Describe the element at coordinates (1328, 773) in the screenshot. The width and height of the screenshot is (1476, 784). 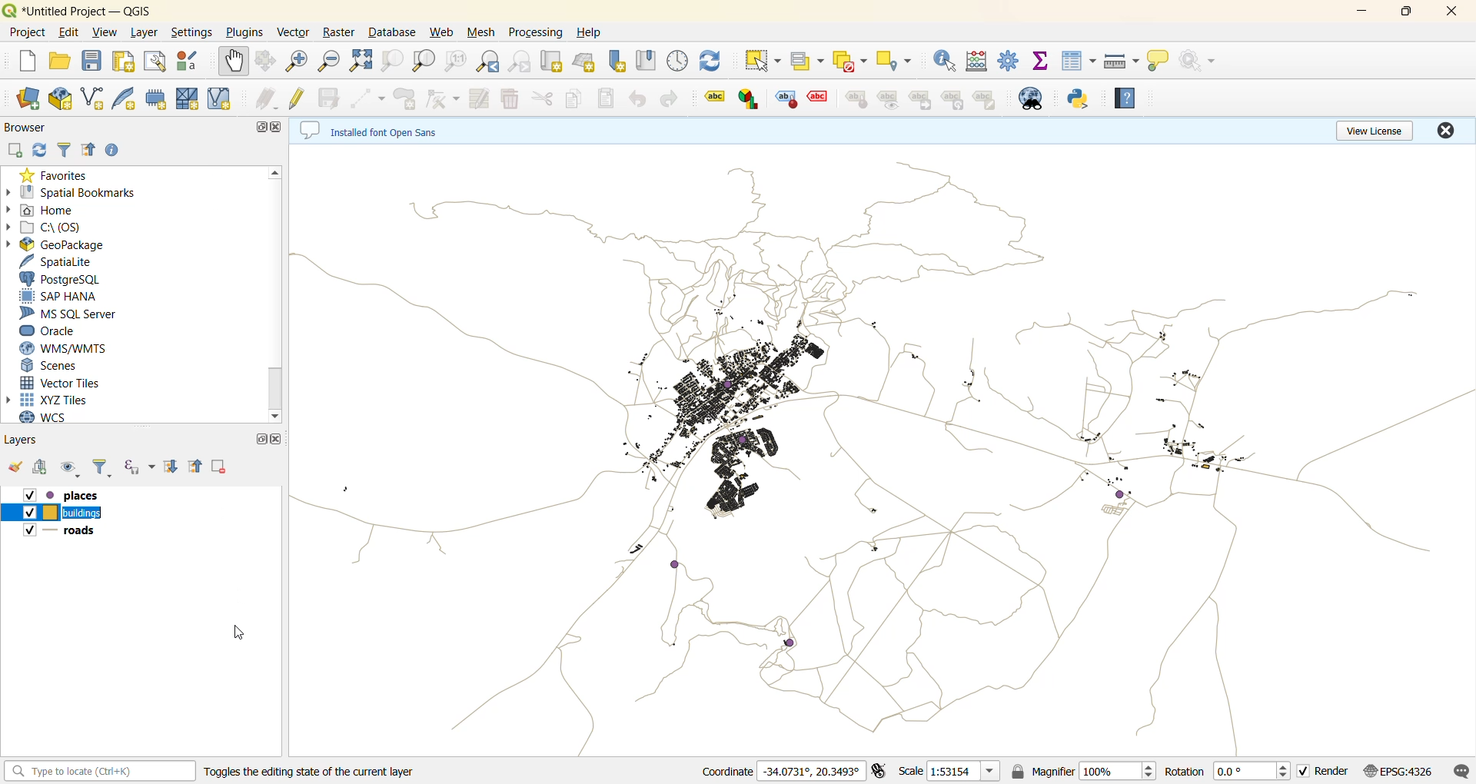
I see `render` at that location.